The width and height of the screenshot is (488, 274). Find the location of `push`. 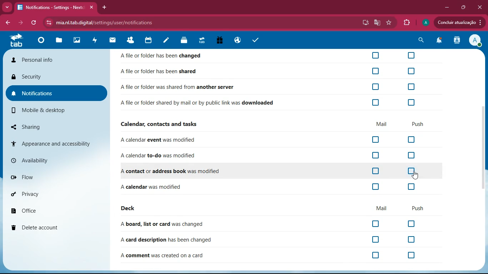

push is located at coordinates (420, 124).